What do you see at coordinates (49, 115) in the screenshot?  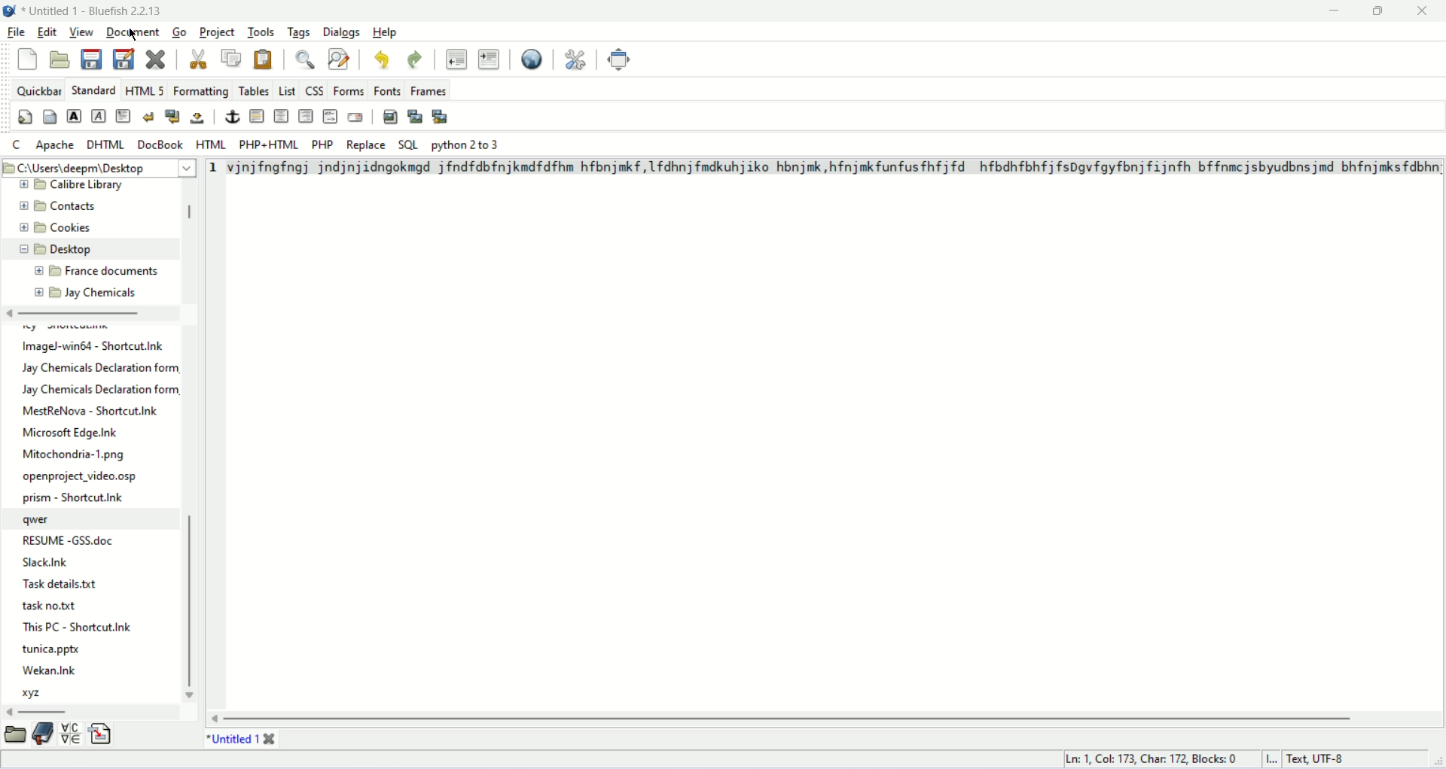 I see `body` at bounding box center [49, 115].